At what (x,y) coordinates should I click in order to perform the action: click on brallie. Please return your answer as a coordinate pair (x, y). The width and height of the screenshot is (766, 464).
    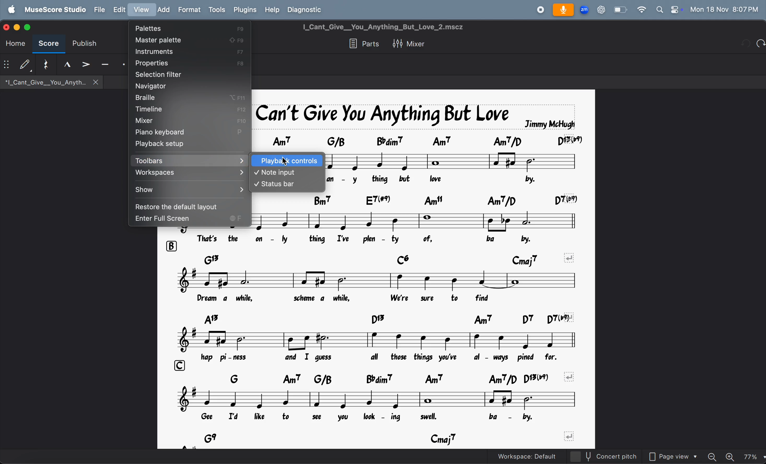
    Looking at the image, I should click on (186, 98).